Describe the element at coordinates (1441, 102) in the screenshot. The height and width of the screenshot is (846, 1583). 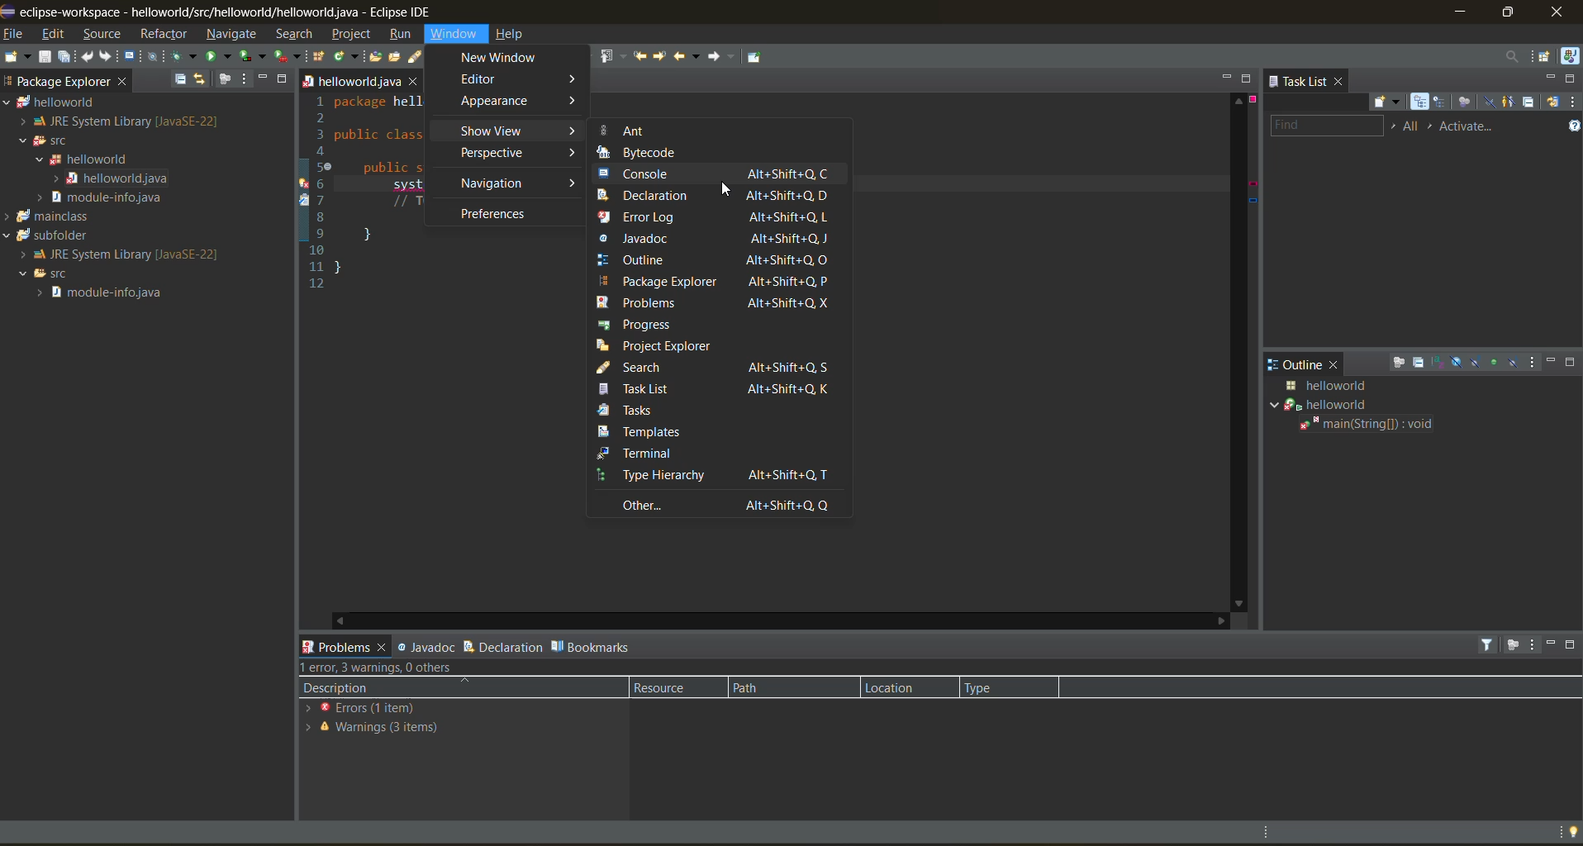
I see `scheduled` at that location.